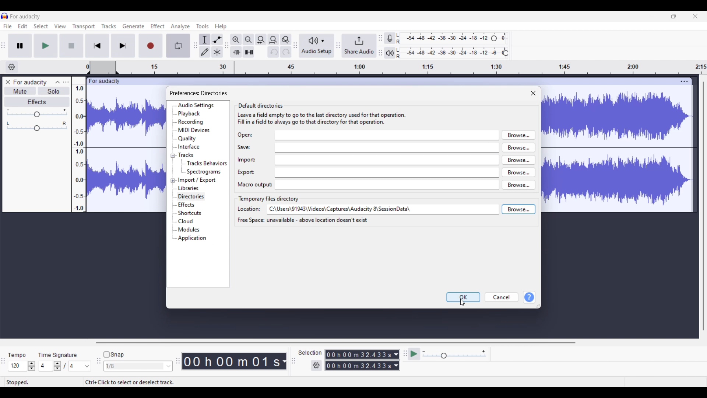  I want to click on Shortcuts, so click(190, 213).